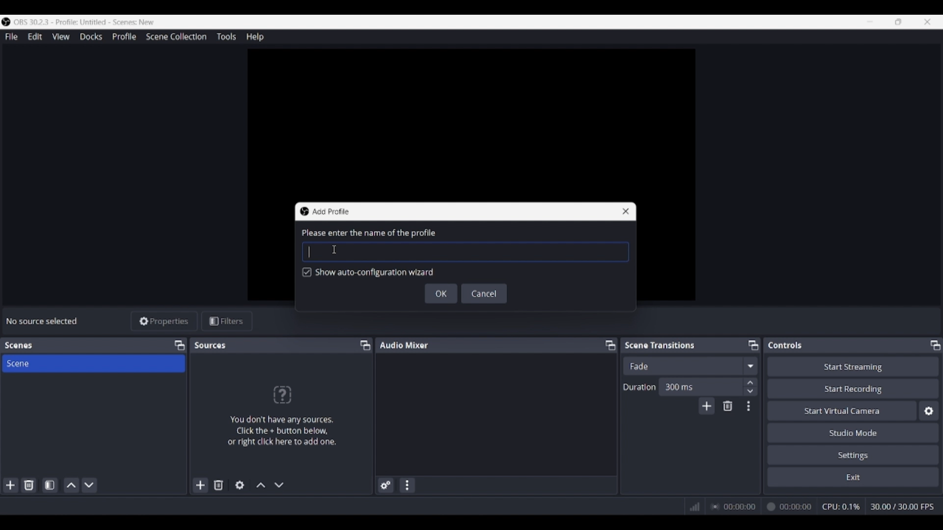  What do you see at coordinates (753, 345) in the screenshot?
I see `Float Scene transitions panel` at bounding box center [753, 345].